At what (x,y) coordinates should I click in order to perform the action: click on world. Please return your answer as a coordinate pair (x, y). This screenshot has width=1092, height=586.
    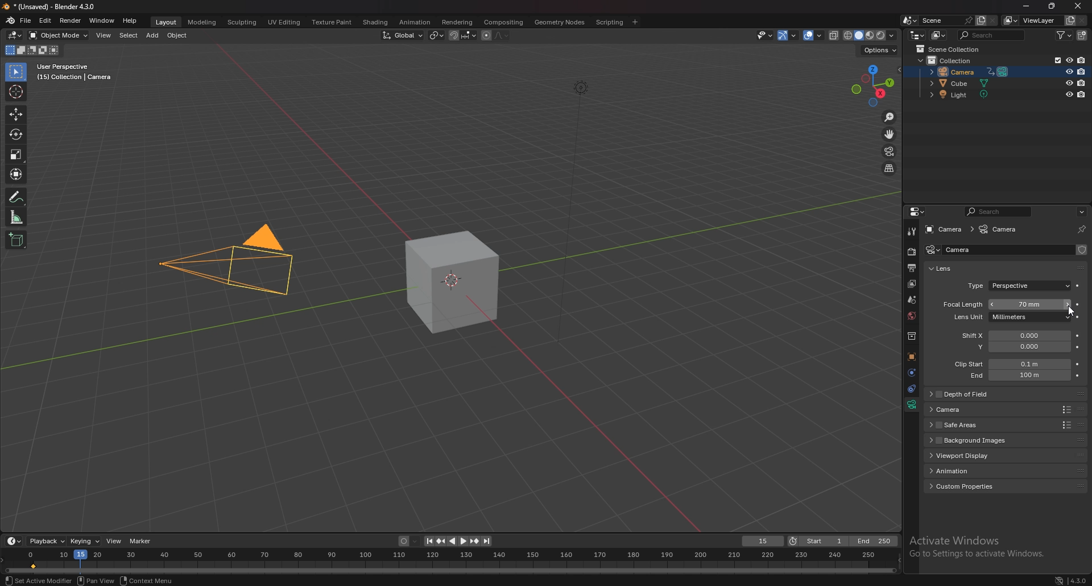
    Looking at the image, I should click on (912, 316).